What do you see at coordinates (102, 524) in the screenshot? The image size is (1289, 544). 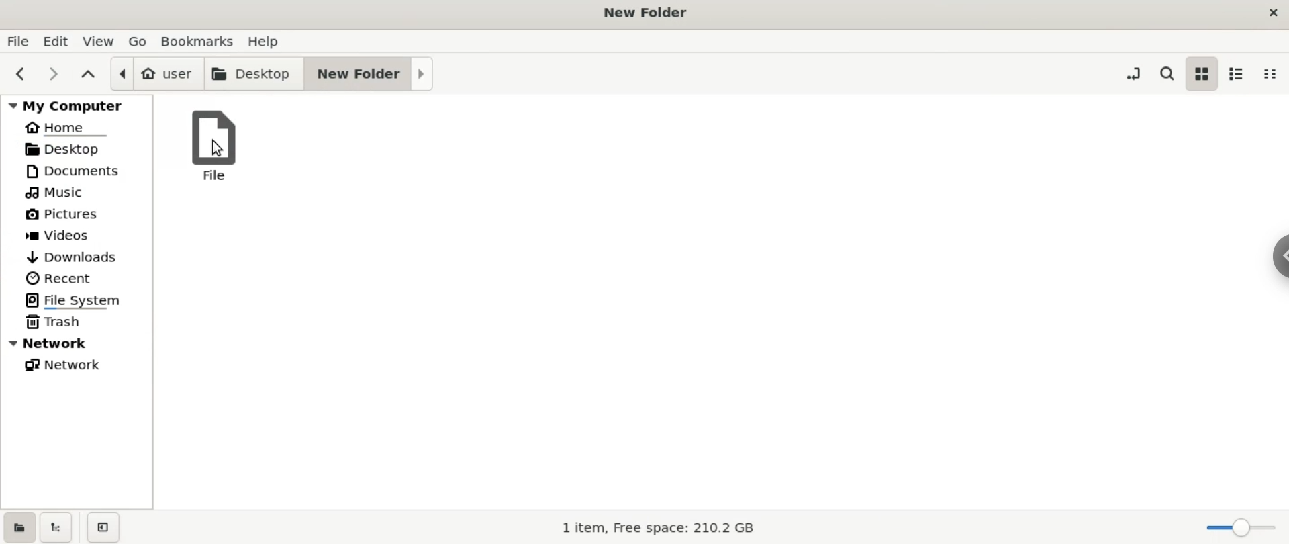 I see `close sidebar` at bounding box center [102, 524].